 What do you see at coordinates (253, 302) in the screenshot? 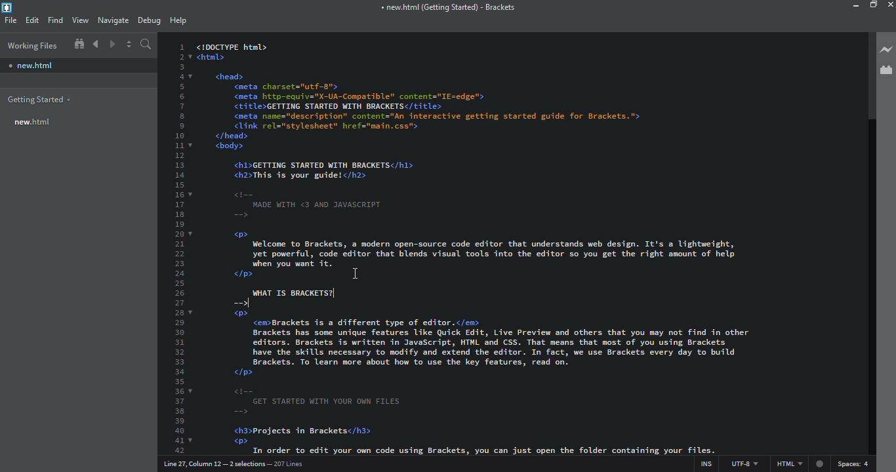
I see `cursor down` at bounding box center [253, 302].